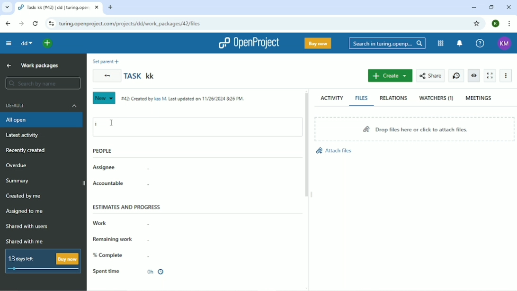 The image size is (517, 291). Describe the element at coordinates (22, 23) in the screenshot. I see `Forward` at that location.